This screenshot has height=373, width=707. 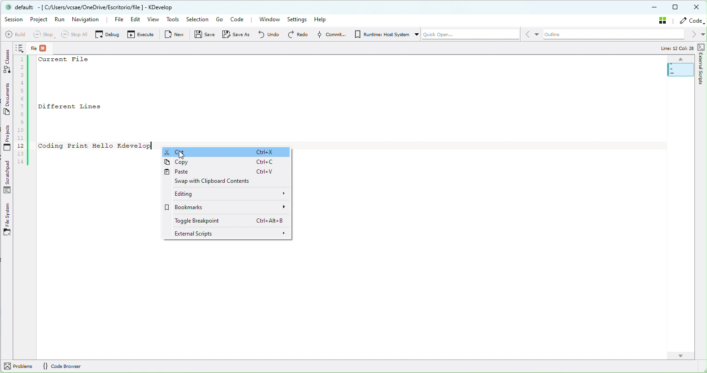 I want to click on Debug, so click(x=106, y=34).